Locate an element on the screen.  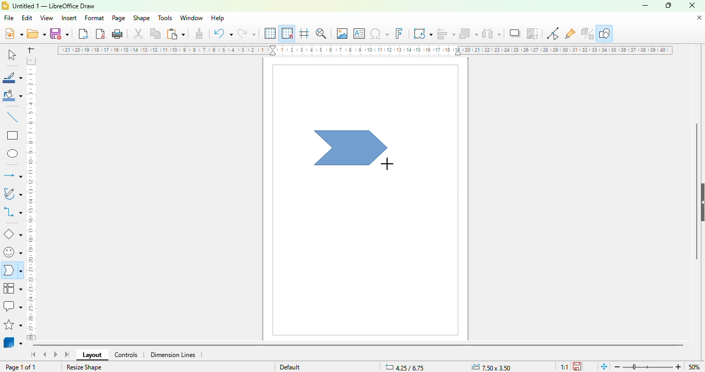
insert special characters is located at coordinates (379, 34).